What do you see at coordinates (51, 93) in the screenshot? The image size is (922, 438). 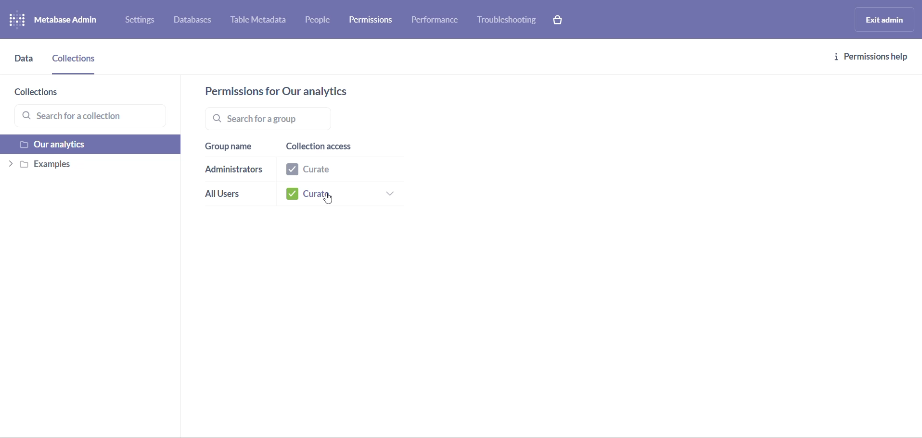 I see `collections` at bounding box center [51, 93].